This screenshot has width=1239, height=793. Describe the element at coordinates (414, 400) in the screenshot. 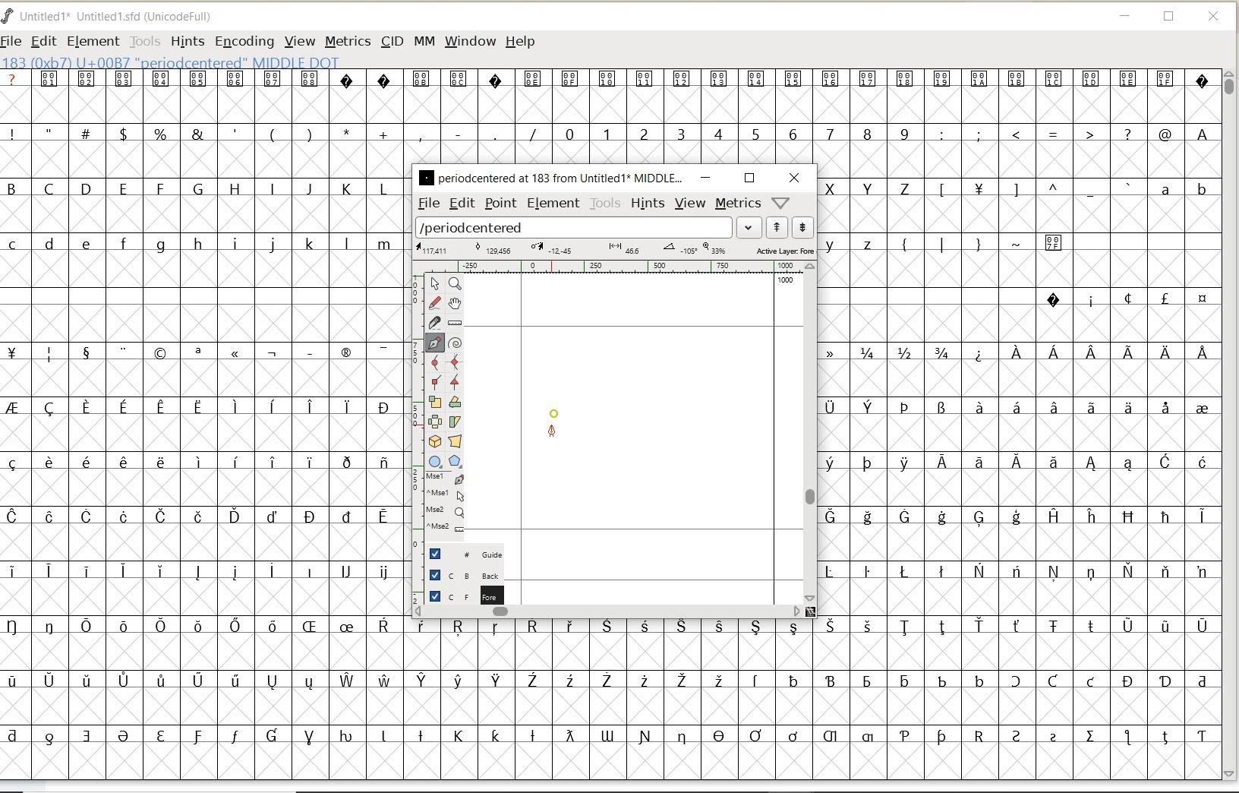

I see `scale` at that location.